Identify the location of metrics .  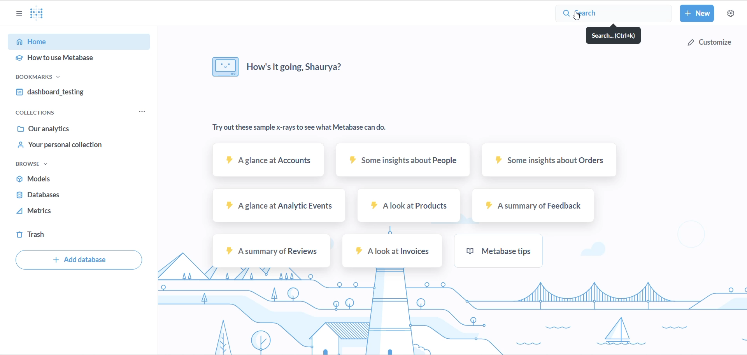
(67, 212).